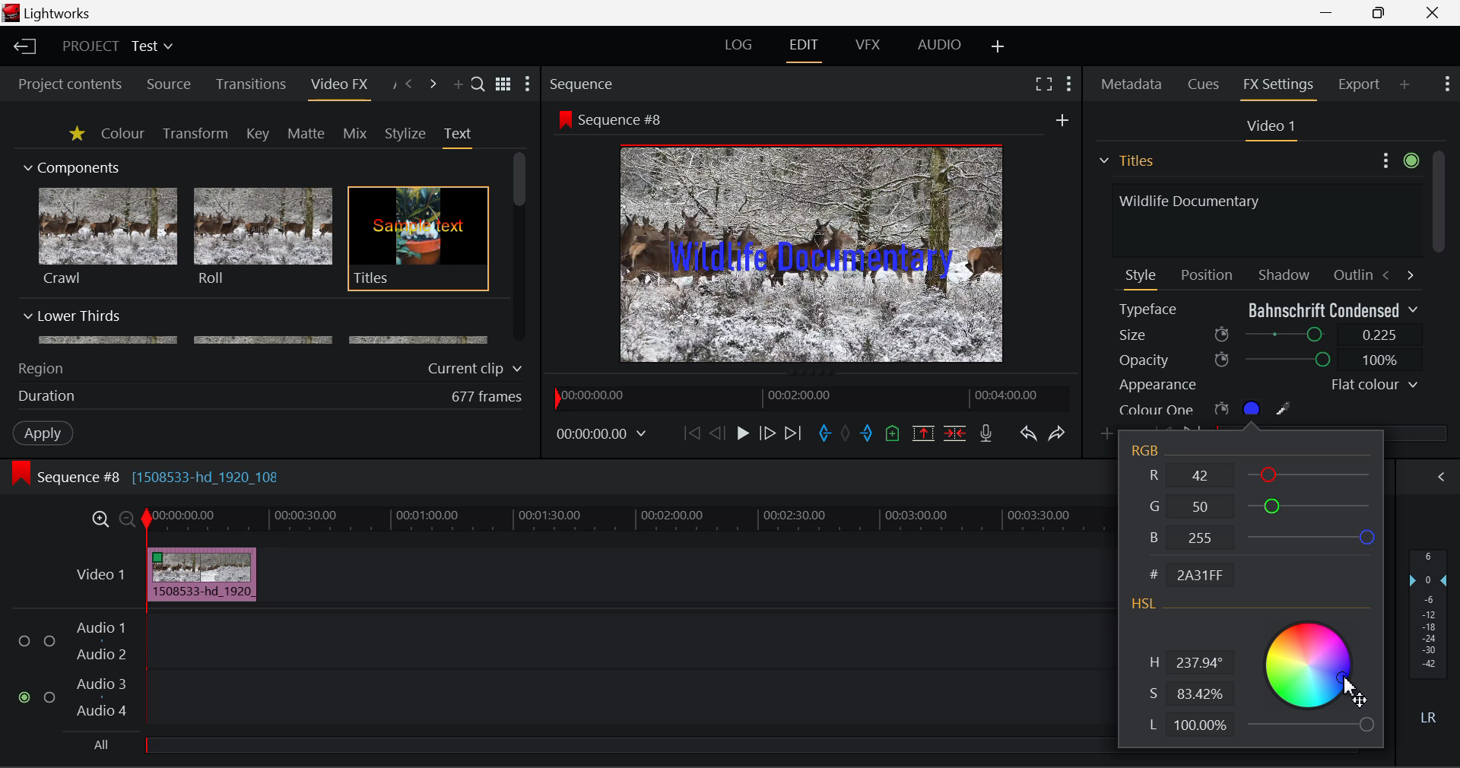  I want to click on Position, so click(1209, 274).